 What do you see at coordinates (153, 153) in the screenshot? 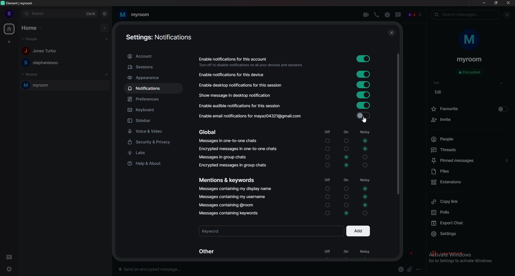
I see `labs` at bounding box center [153, 153].